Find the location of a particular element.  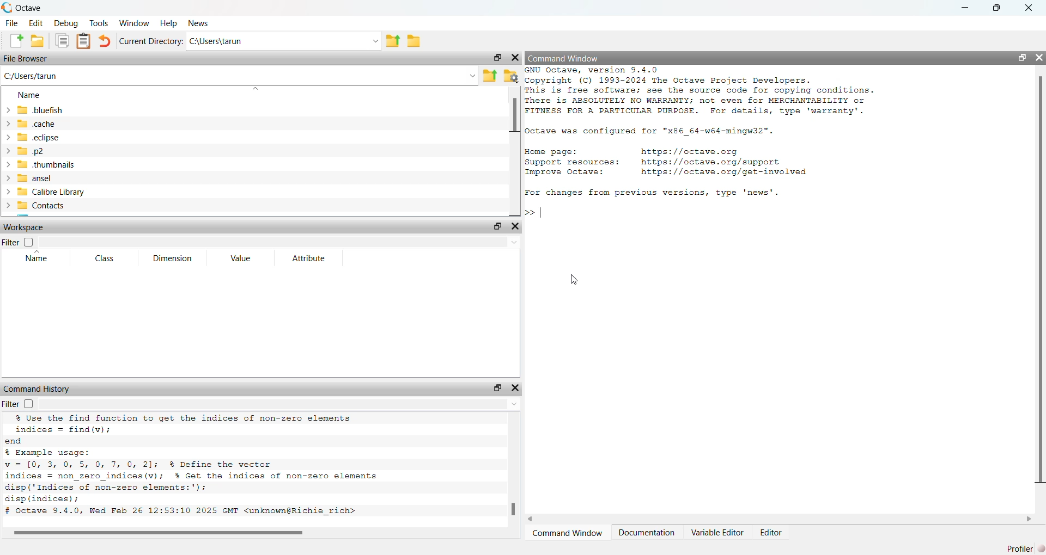

Octave is located at coordinates (29, 9).